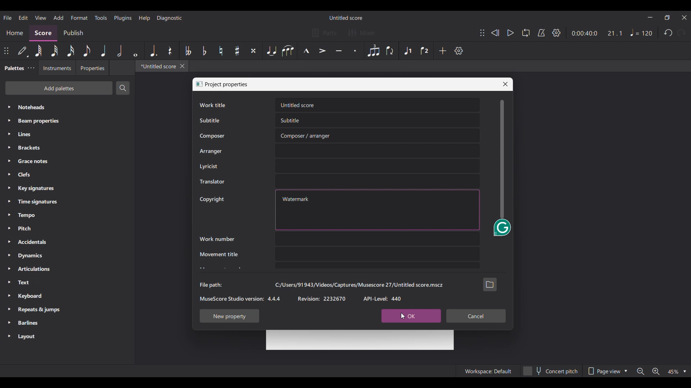 This screenshot has width=691, height=388. Describe the element at coordinates (640, 371) in the screenshot. I see `Zoom out` at that location.